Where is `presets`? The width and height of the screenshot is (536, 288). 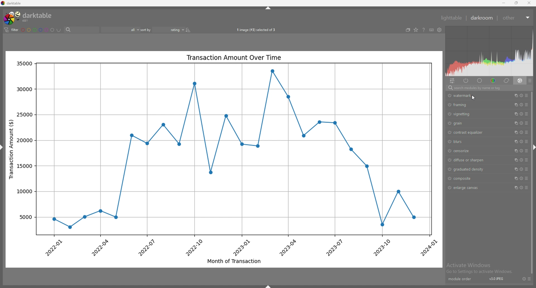
presets is located at coordinates (526, 188).